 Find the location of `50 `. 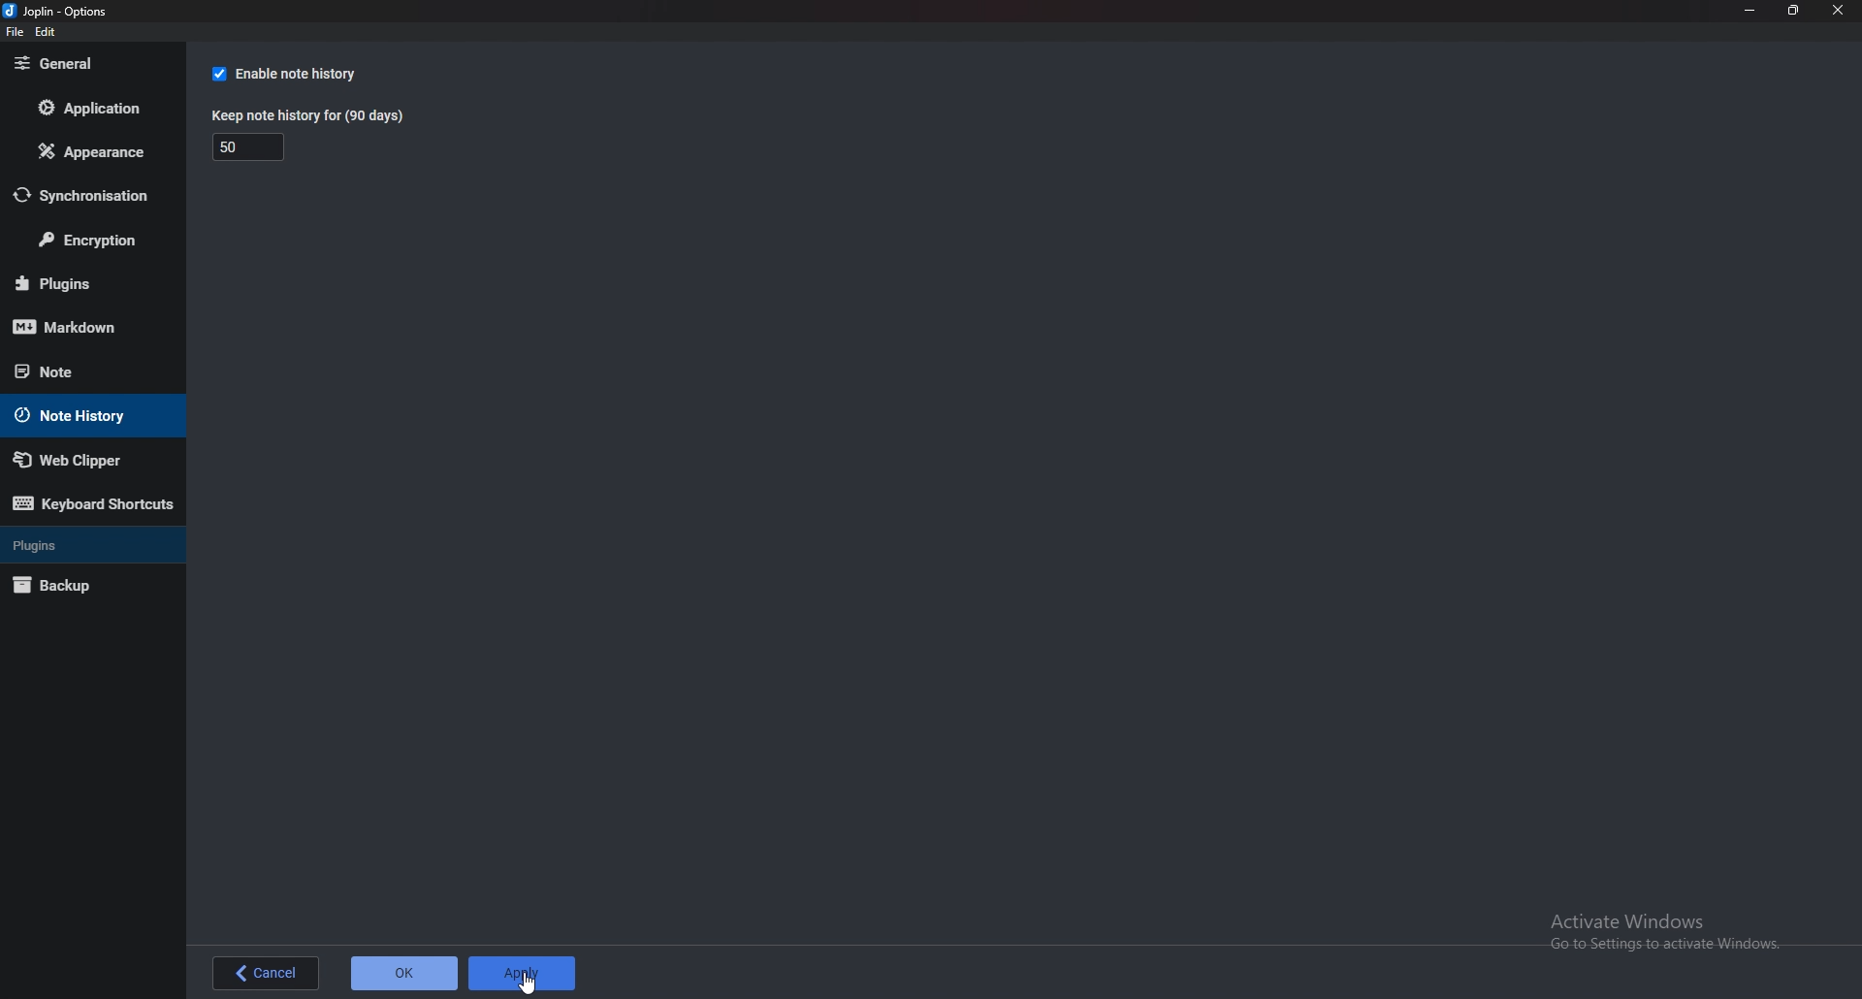

50  is located at coordinates (250, 148).